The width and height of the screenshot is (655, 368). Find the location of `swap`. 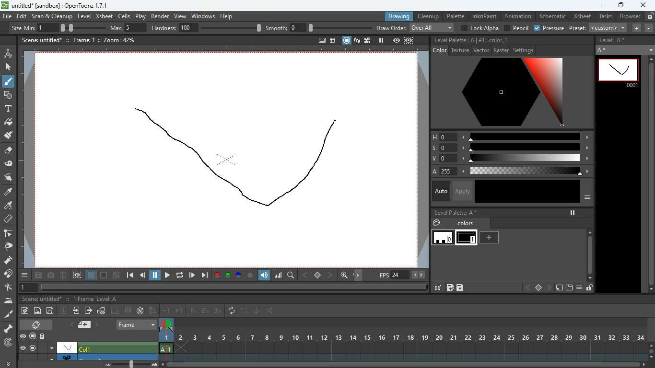

swap is located at coordinates (270, 310).